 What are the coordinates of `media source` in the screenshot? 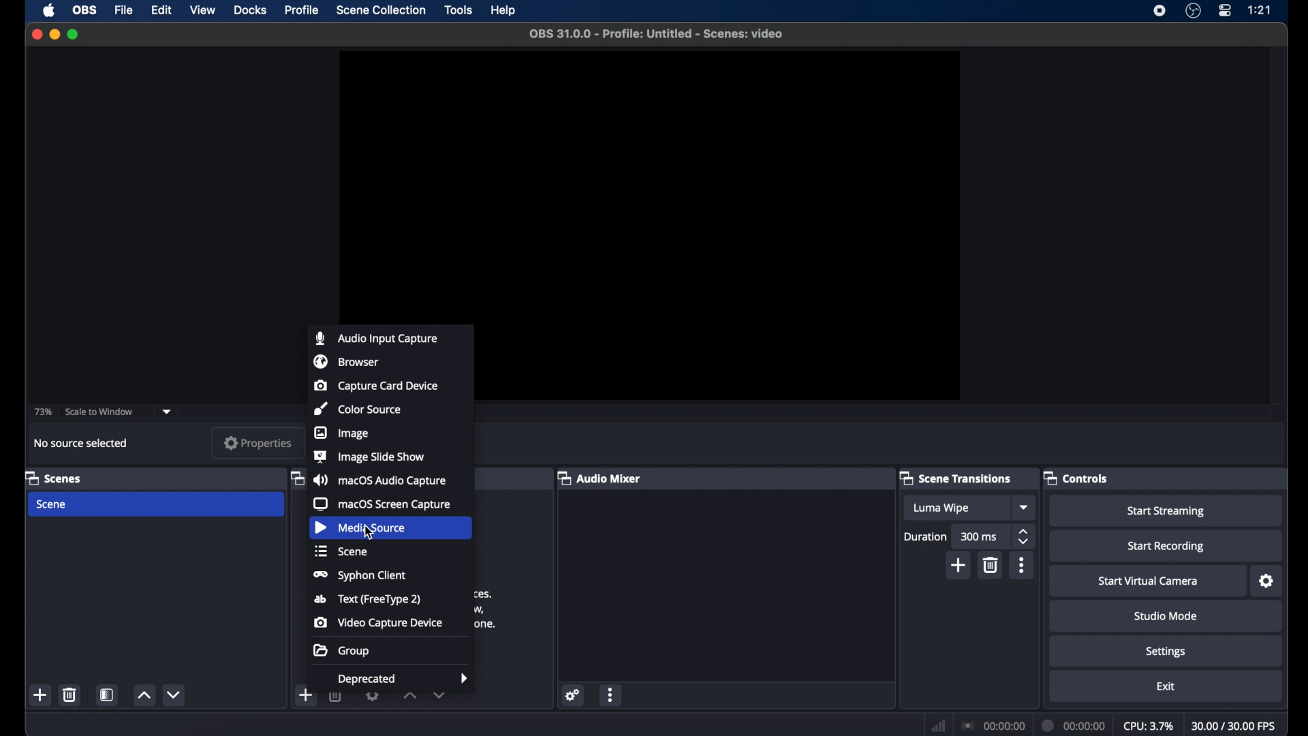 It's located at (361, 527).